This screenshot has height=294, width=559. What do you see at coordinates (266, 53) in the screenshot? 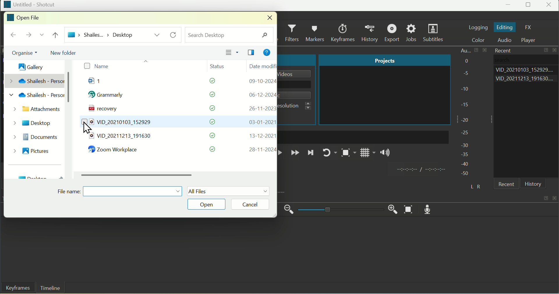
I see `Help` at bounding box center [266, 53].